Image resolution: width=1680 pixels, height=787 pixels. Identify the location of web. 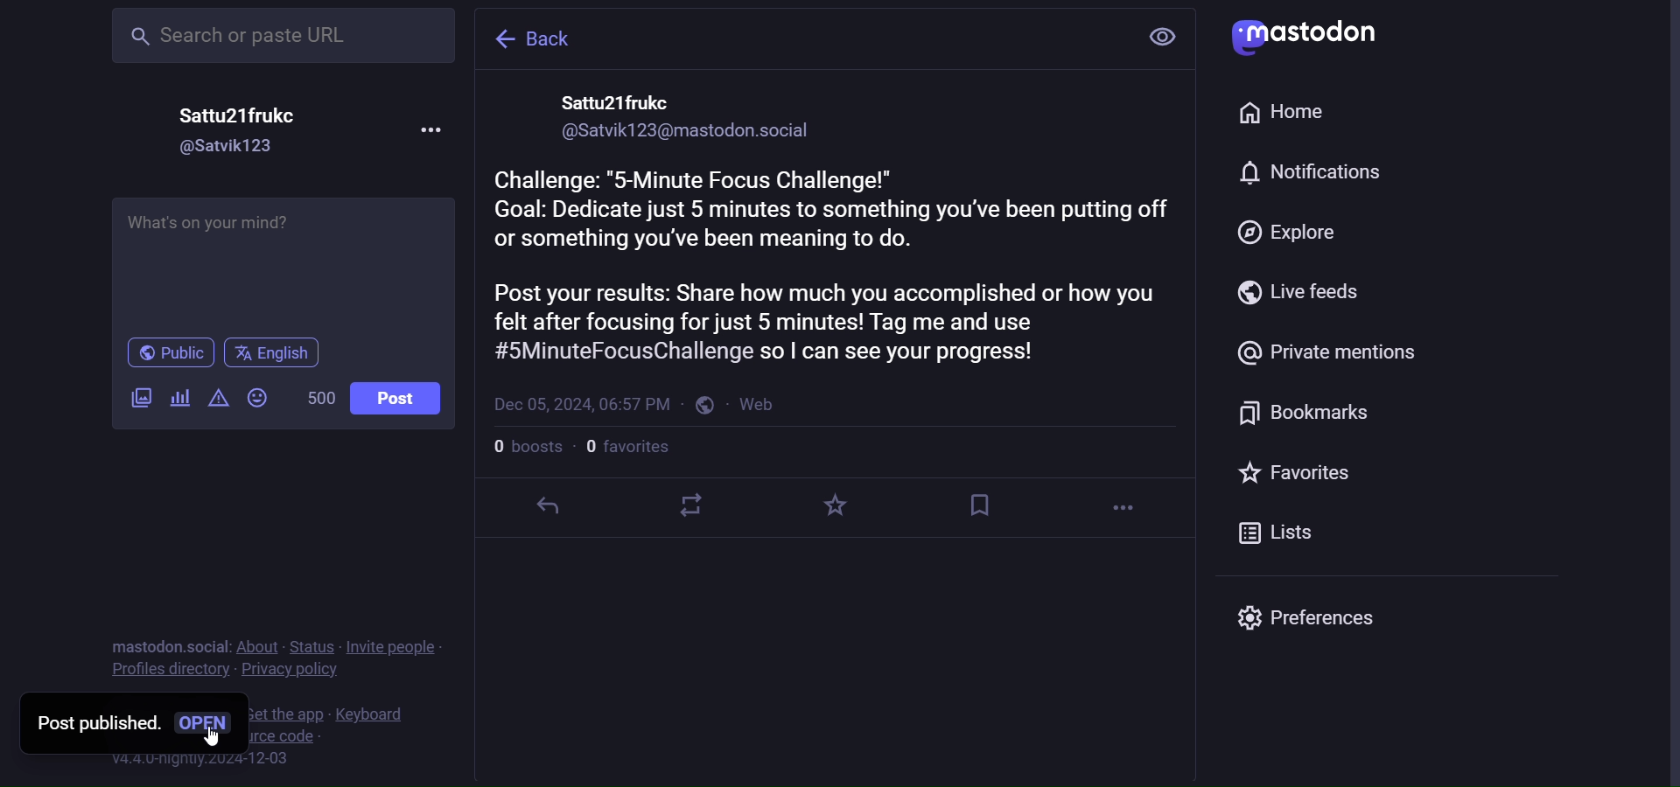
(764, 404).